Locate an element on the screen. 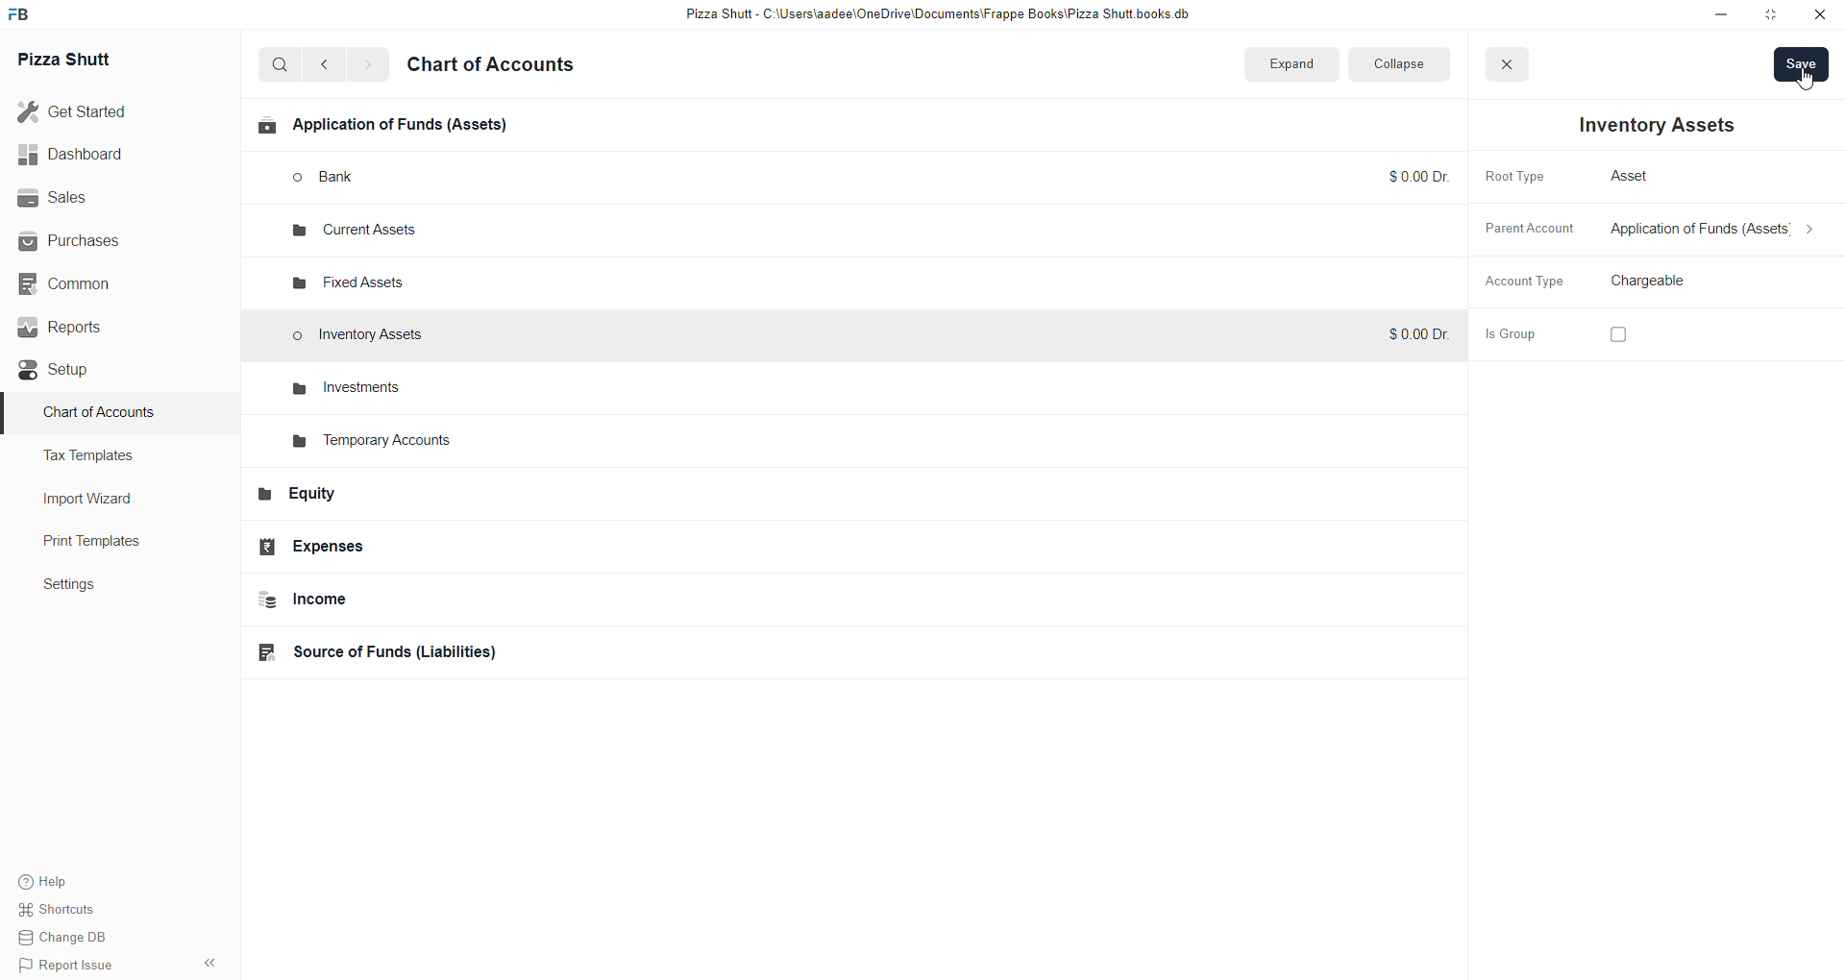  close  is located at coordinates (1498, 64).